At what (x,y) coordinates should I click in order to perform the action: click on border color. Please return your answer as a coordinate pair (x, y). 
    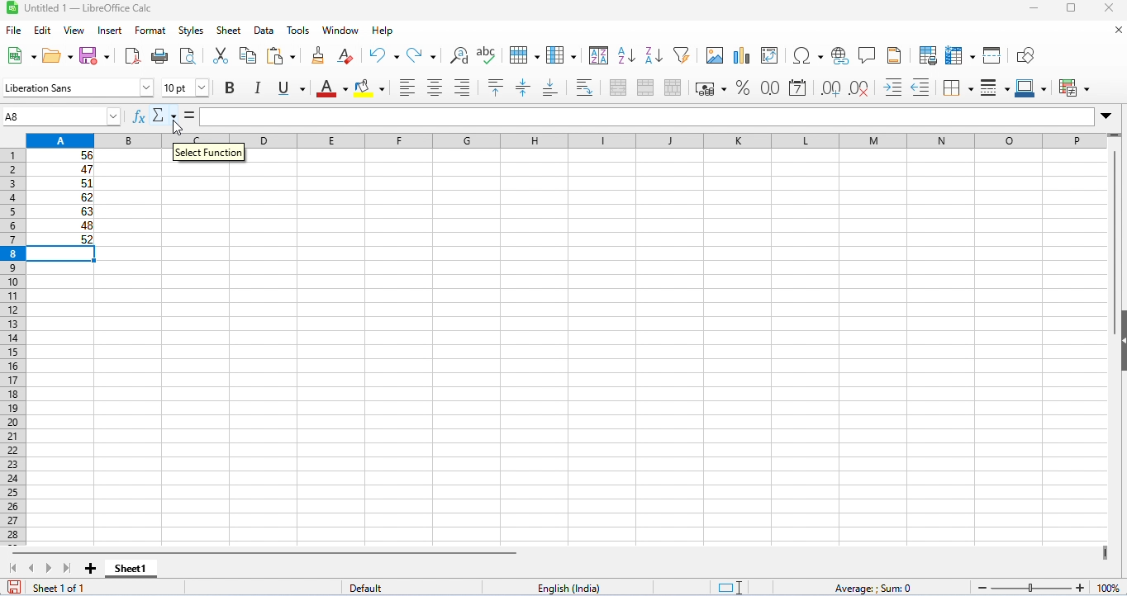
    Looking at the image, I should click on (1034, 88).